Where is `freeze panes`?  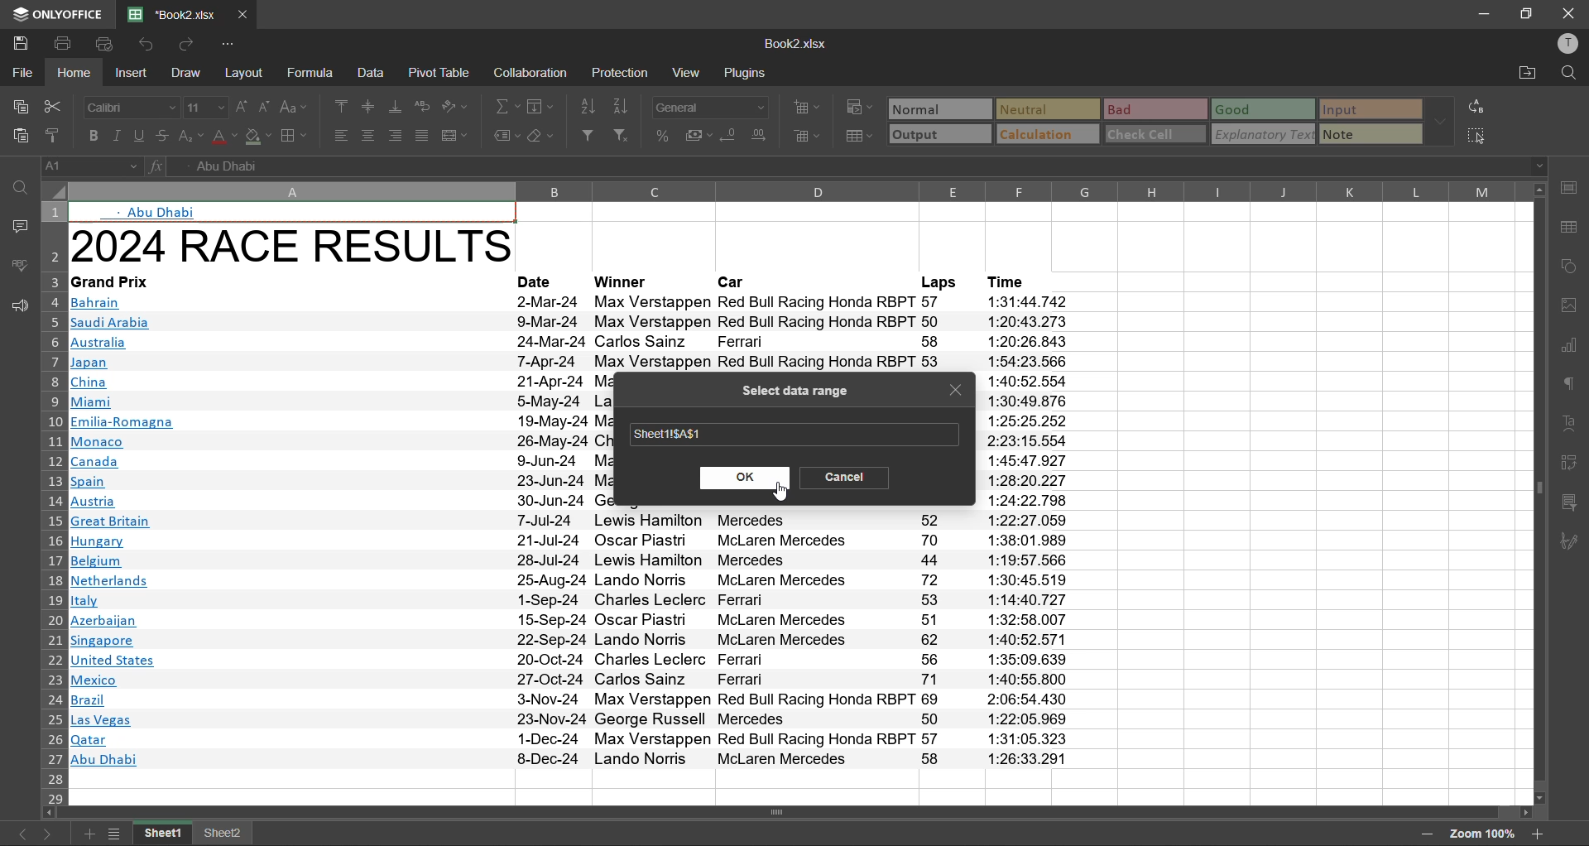
freeze panes is located at coordinates (166, 834).